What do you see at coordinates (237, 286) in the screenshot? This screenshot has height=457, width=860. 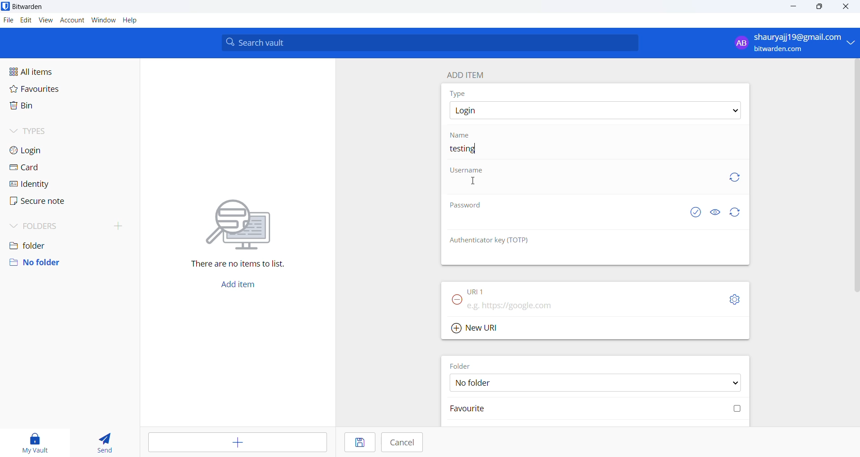 I see `add button` at bounding box center [237, 286].